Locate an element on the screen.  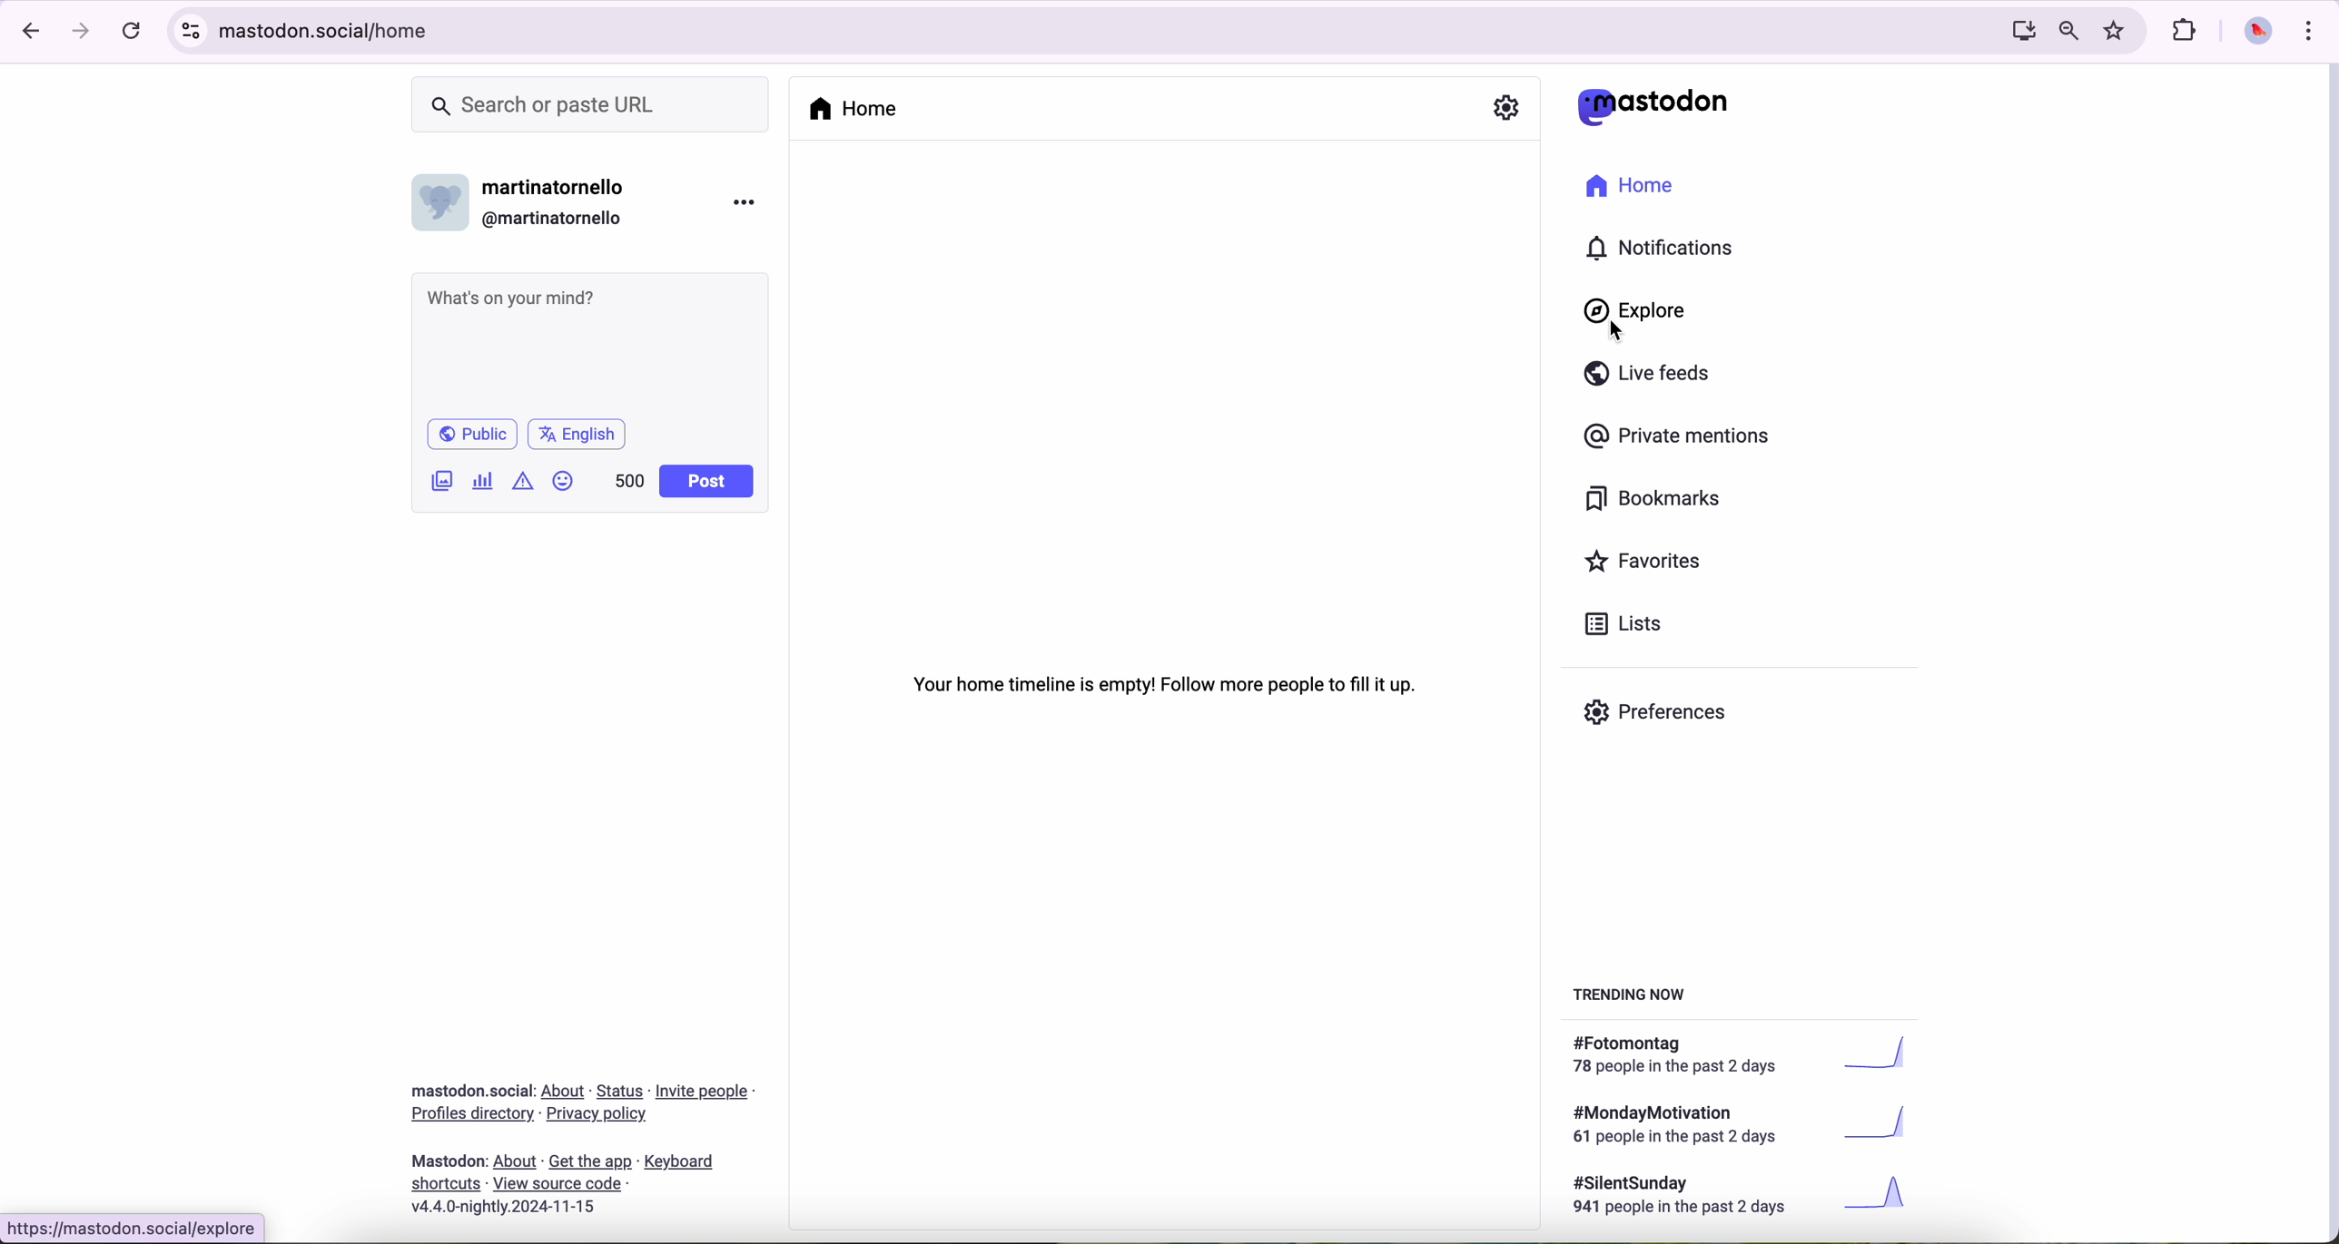
username is located at coordinates (528, 198).